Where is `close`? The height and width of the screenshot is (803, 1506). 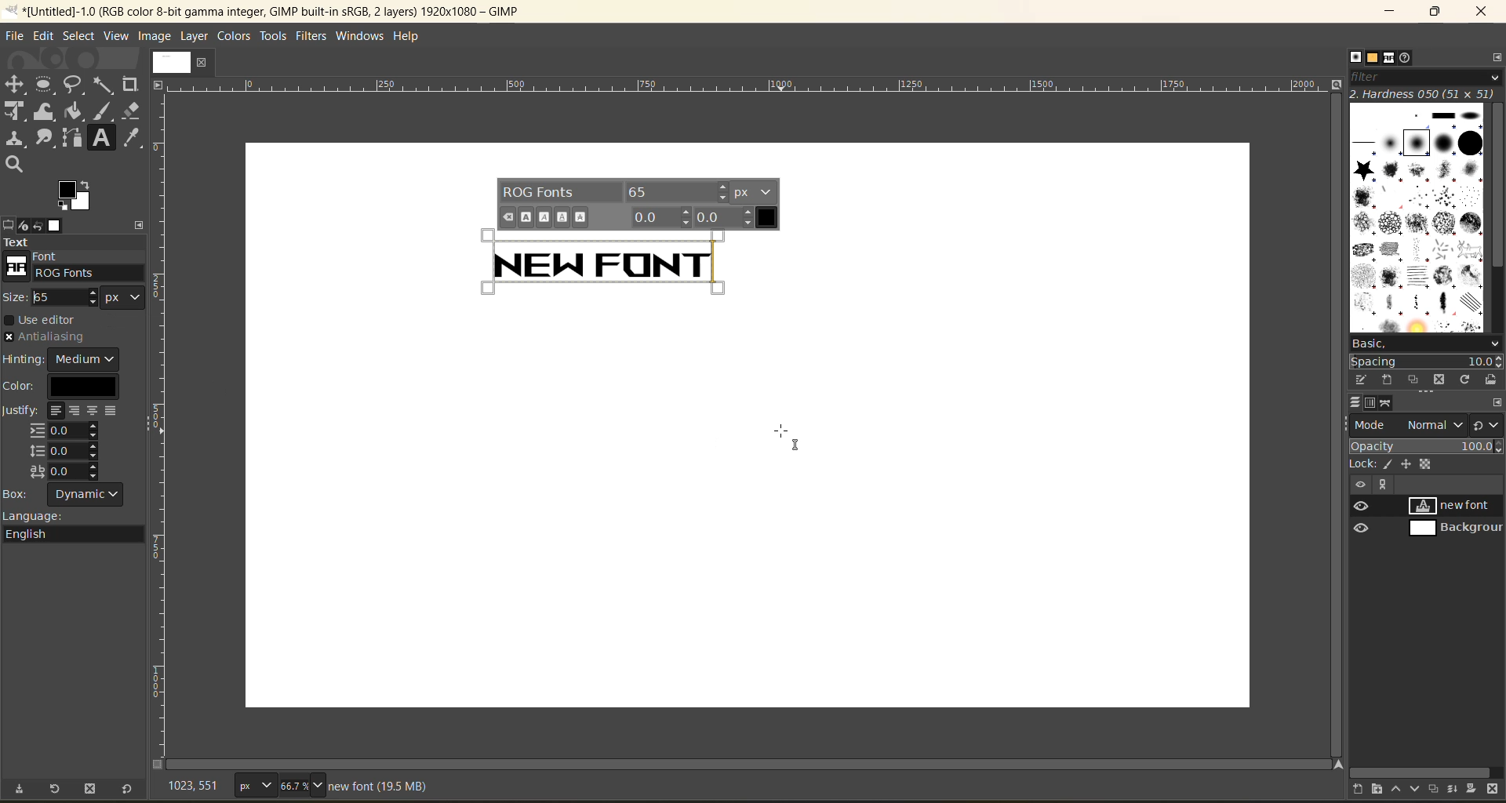 close is located at coordinates (1486, 12).